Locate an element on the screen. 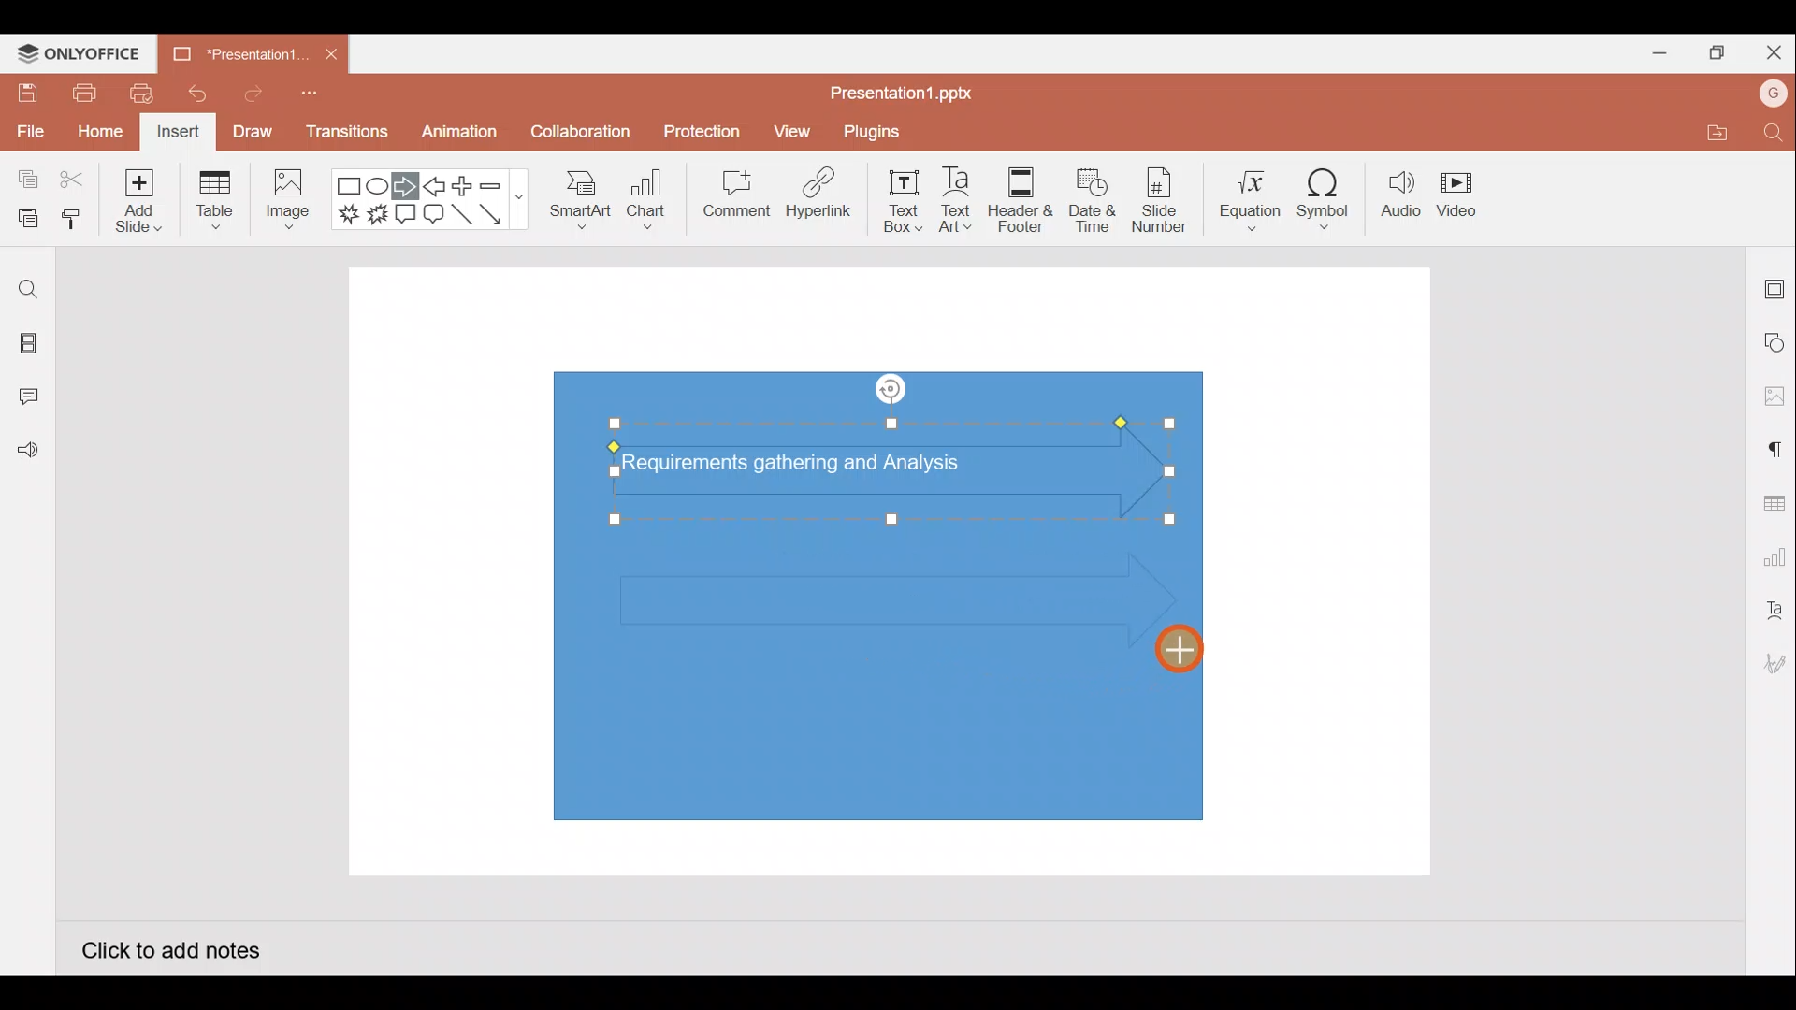 This screenshot has width=1796, height=1010. Chart is located at coordinates (647, 197).